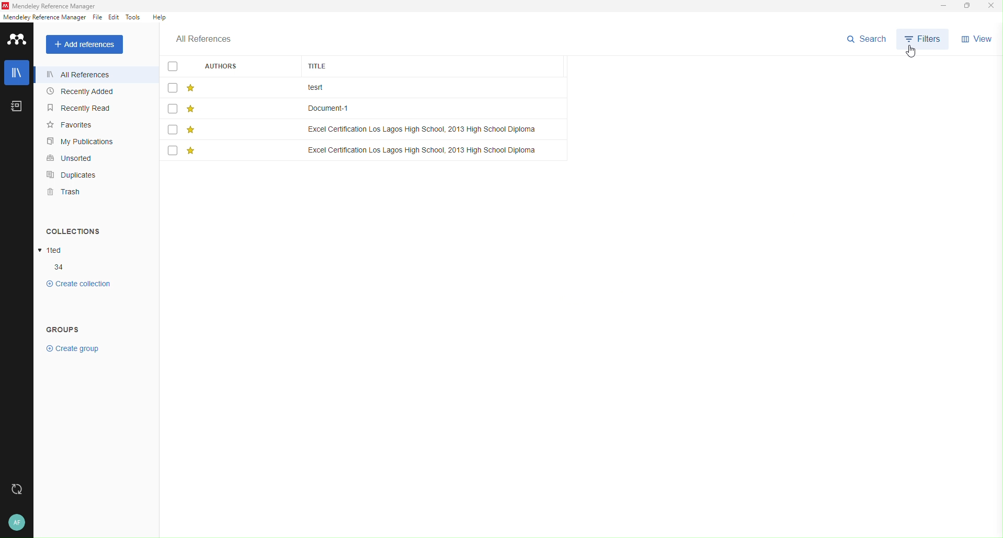  What do you see at coordinates (915, 56) in the screenshot?
I see `cursor` at bounding box center [915, 56].